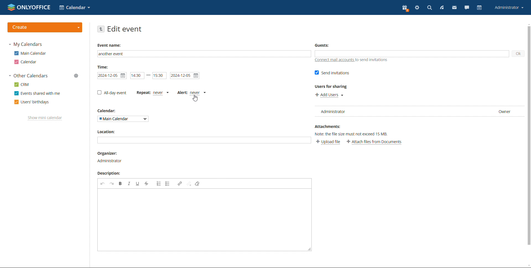 This screenshot has width=531, height=268. What do you see at coordinates (138, 183) in the screenshot?
I see `underline` at bounding box center [138, 183].